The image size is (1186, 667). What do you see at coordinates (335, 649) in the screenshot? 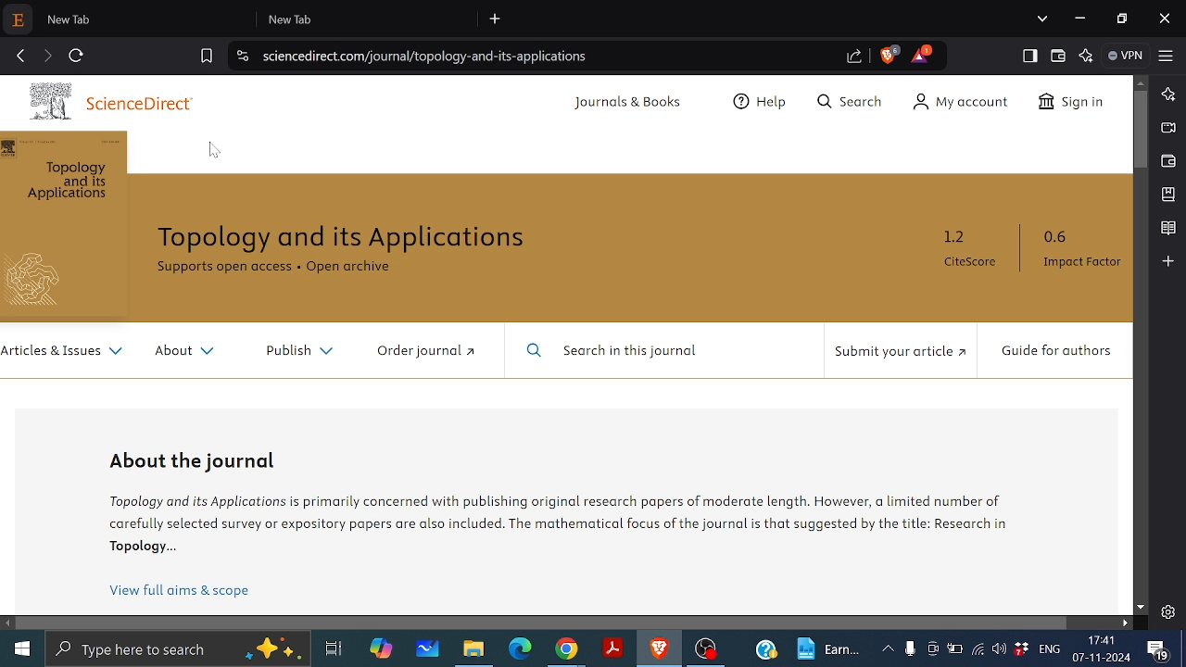
I see `Task View` at bounding box center [335, 649].